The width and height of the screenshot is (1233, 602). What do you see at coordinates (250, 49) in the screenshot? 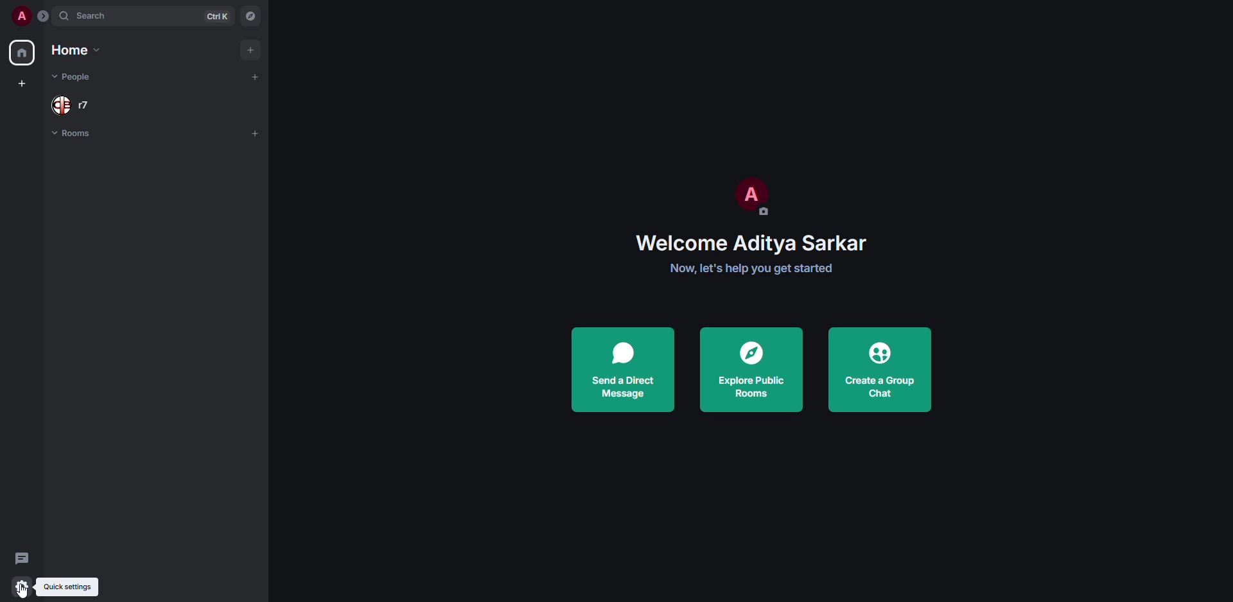
I see `add` at bounding box center [250, 49].